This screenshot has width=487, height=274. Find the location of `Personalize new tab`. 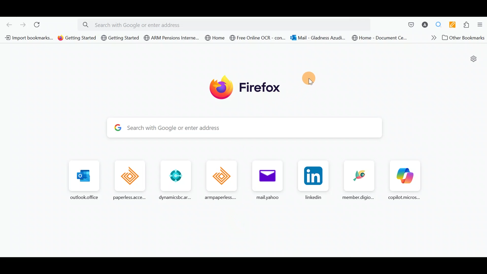

Personalize new tab is located at coordinates (472, 60).